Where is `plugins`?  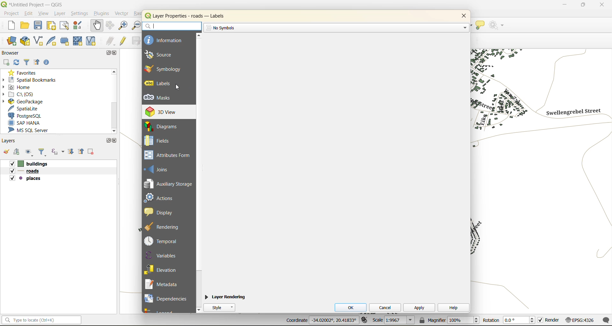 plugins is located at coordinates (102, 14).